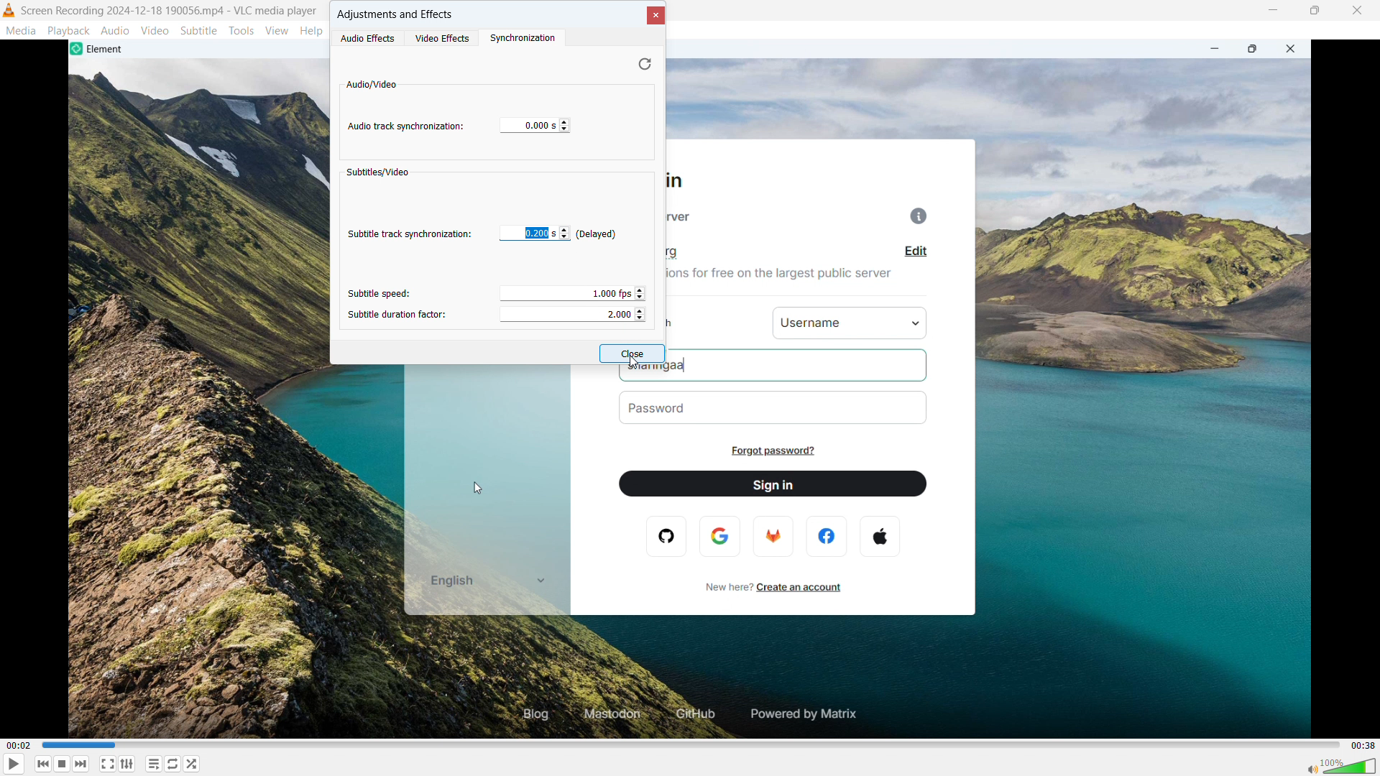  What do you see at coordinates (396, 14) in the screenshot?
I see `adjustments & effects` at bounding box center [396, 14].